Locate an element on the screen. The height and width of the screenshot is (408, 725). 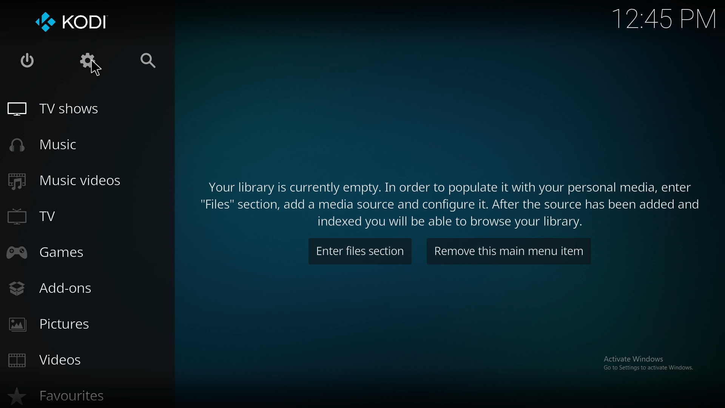
info is located at coordinates (447, 201).